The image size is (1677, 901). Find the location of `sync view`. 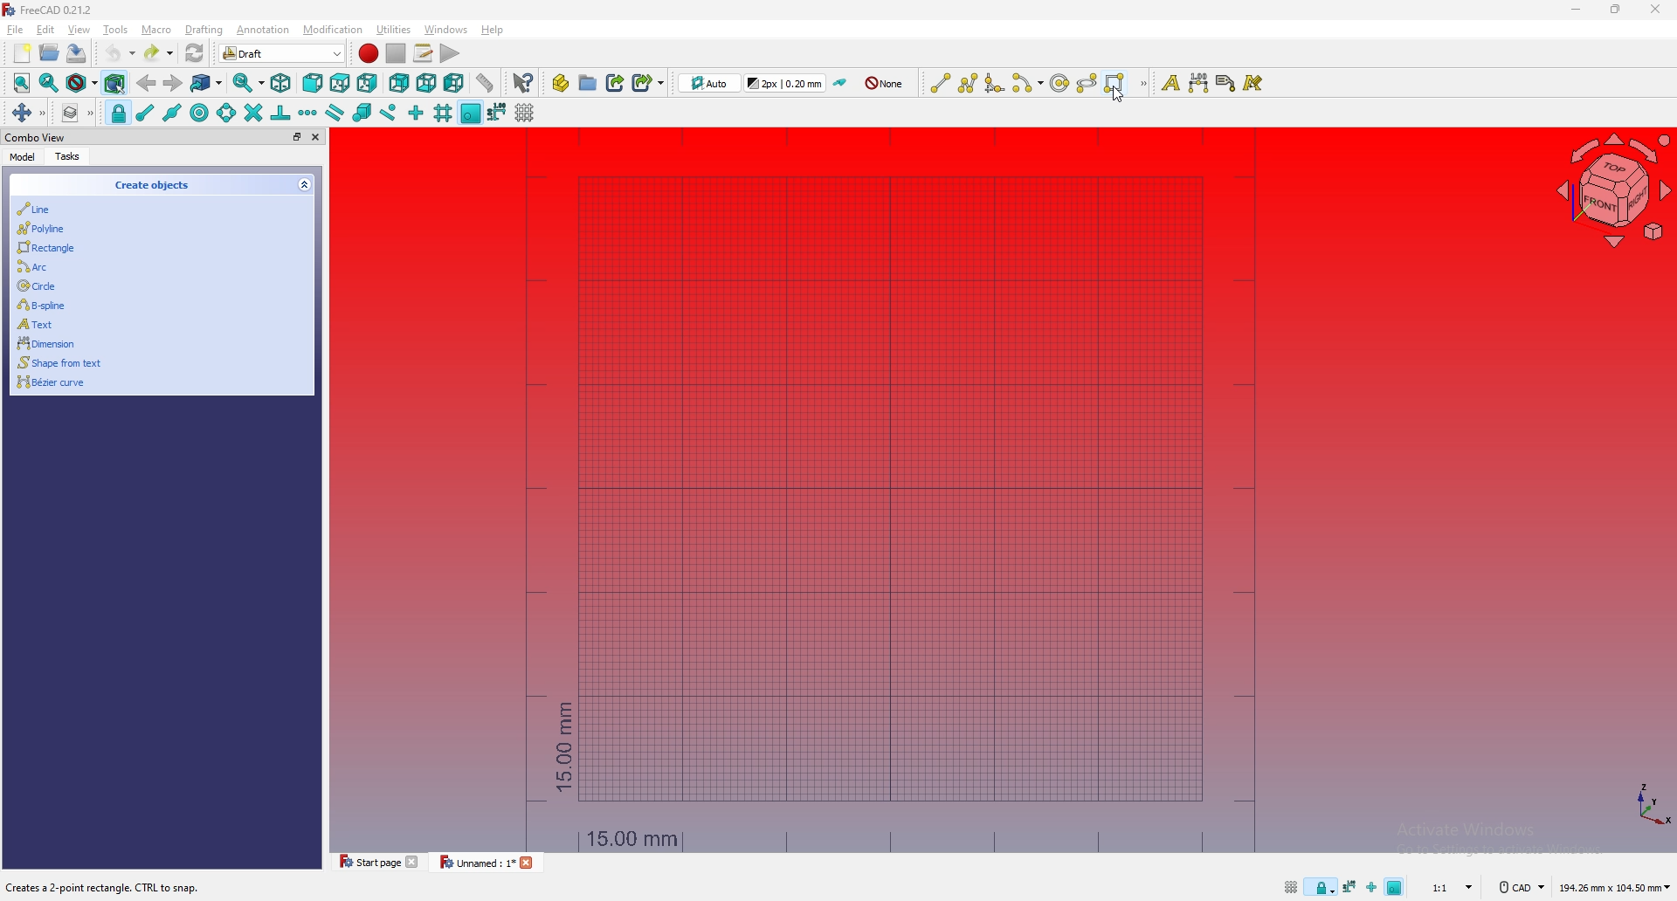

sync view is located at coordinates (249, 83).